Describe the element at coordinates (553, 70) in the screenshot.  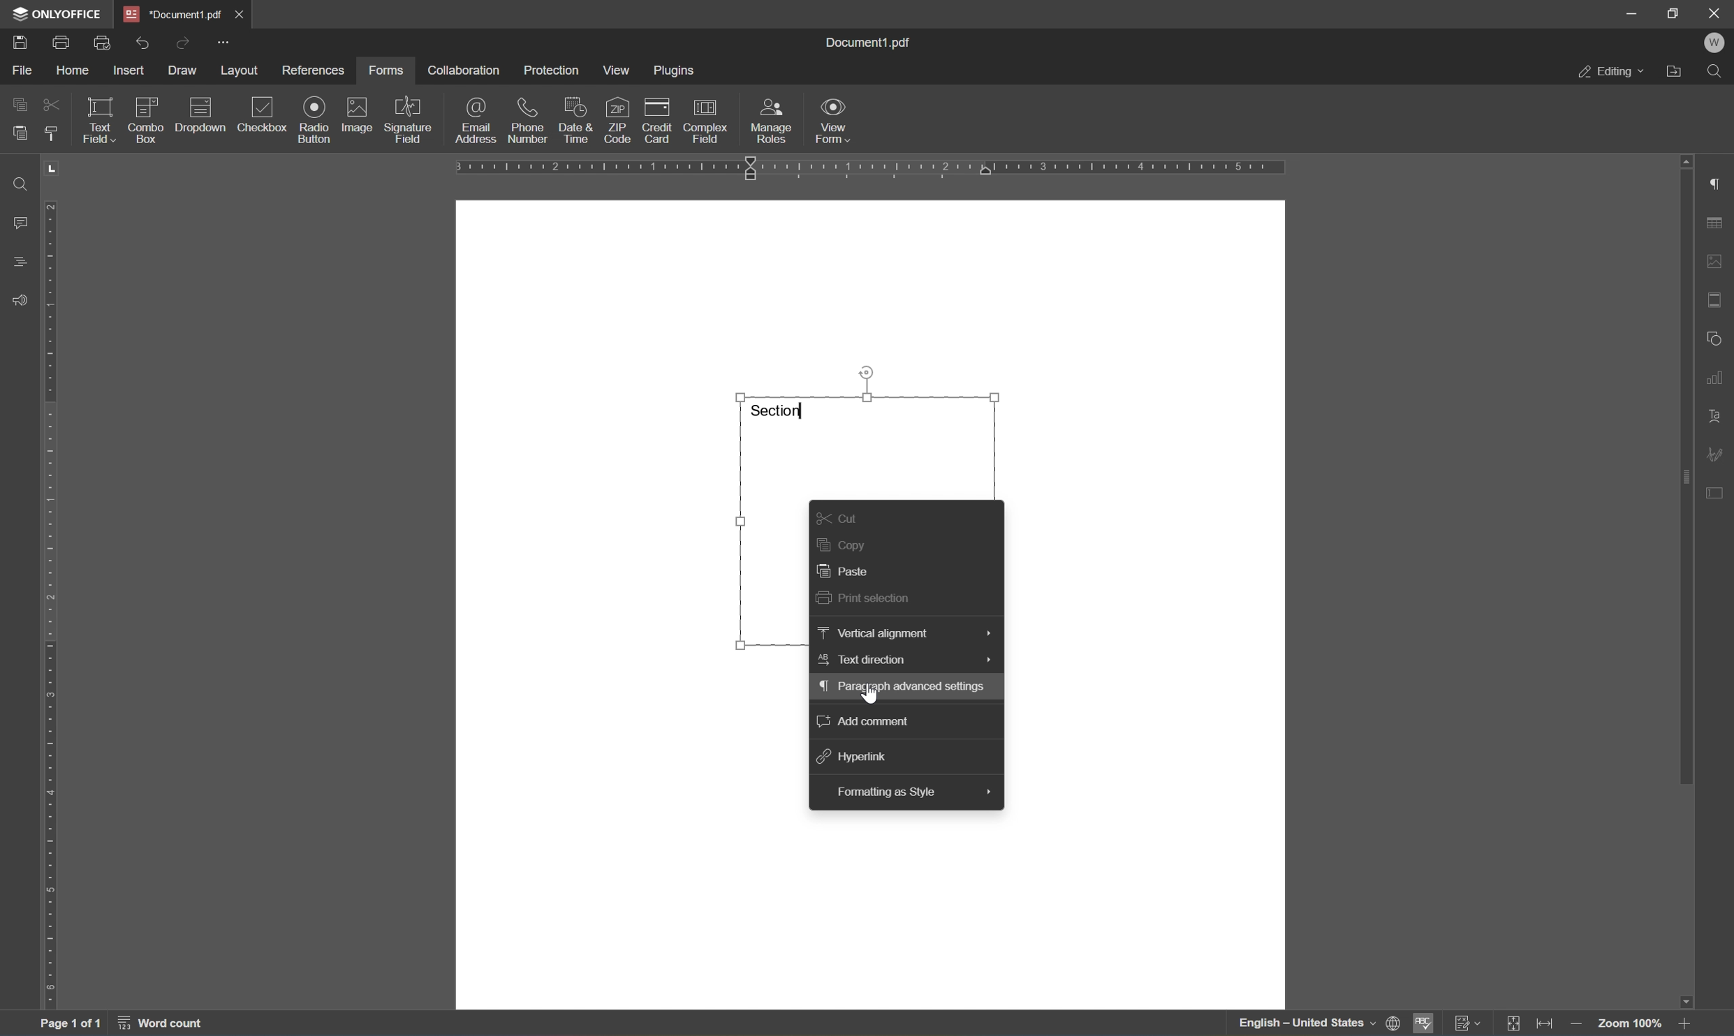
I see `protection` at that location.